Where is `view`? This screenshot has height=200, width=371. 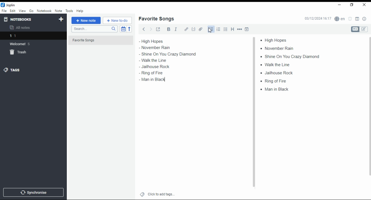
view is located at coordinates (22, 11).